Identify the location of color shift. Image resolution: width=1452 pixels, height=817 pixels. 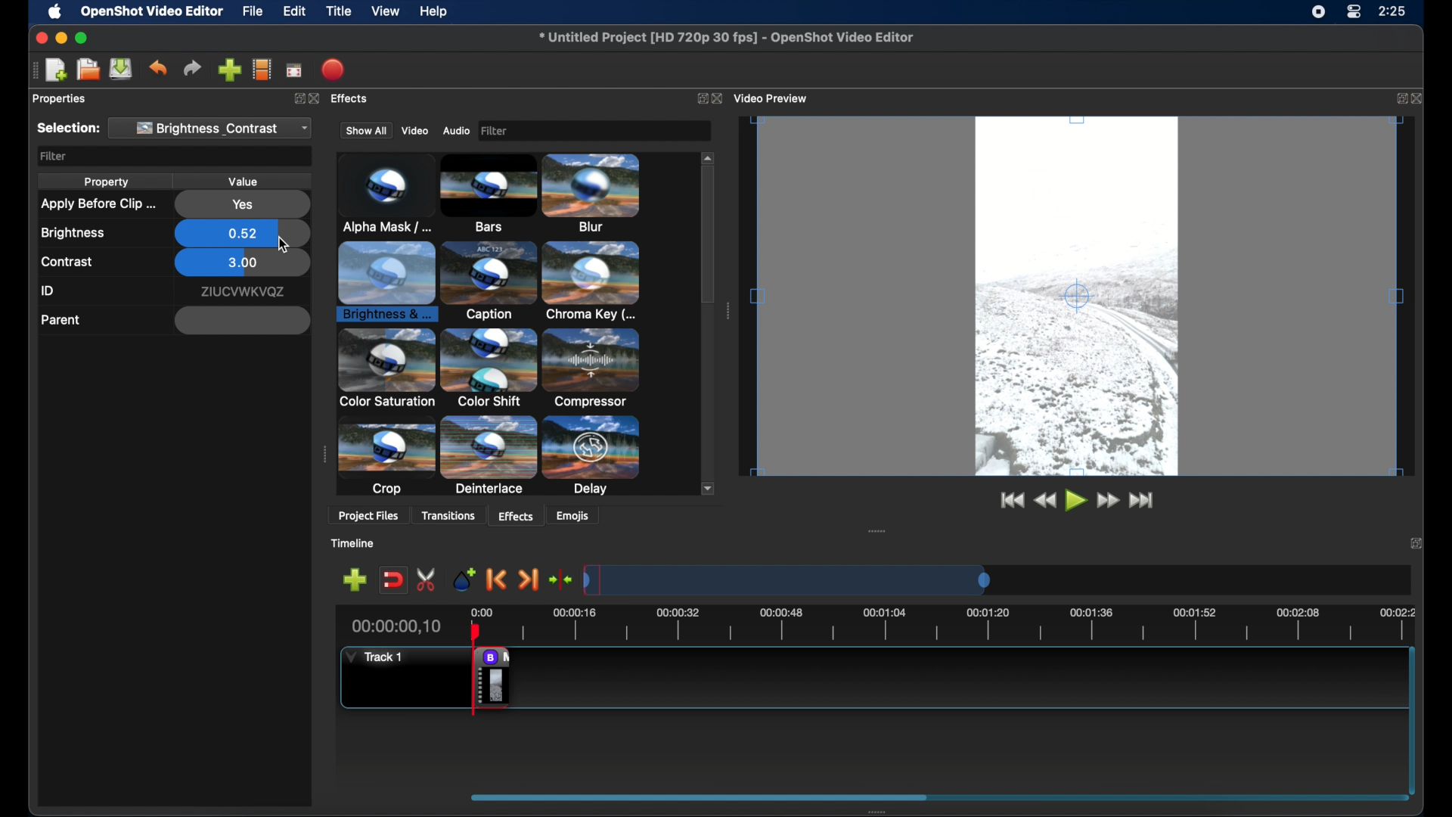
(597, 282).